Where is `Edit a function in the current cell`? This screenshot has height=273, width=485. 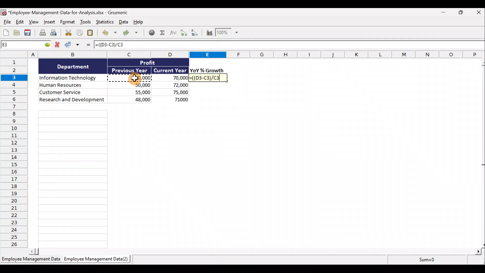 Edit a function in the current cell is located at coordinates (175, 34).